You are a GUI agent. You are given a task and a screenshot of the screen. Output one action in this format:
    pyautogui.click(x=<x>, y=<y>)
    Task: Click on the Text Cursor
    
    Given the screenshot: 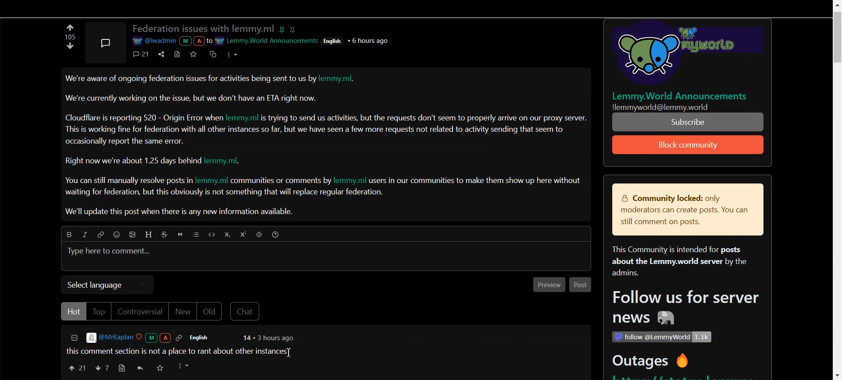 What is the action you would take?
    pyautogui.click(x=289, y=352)
    